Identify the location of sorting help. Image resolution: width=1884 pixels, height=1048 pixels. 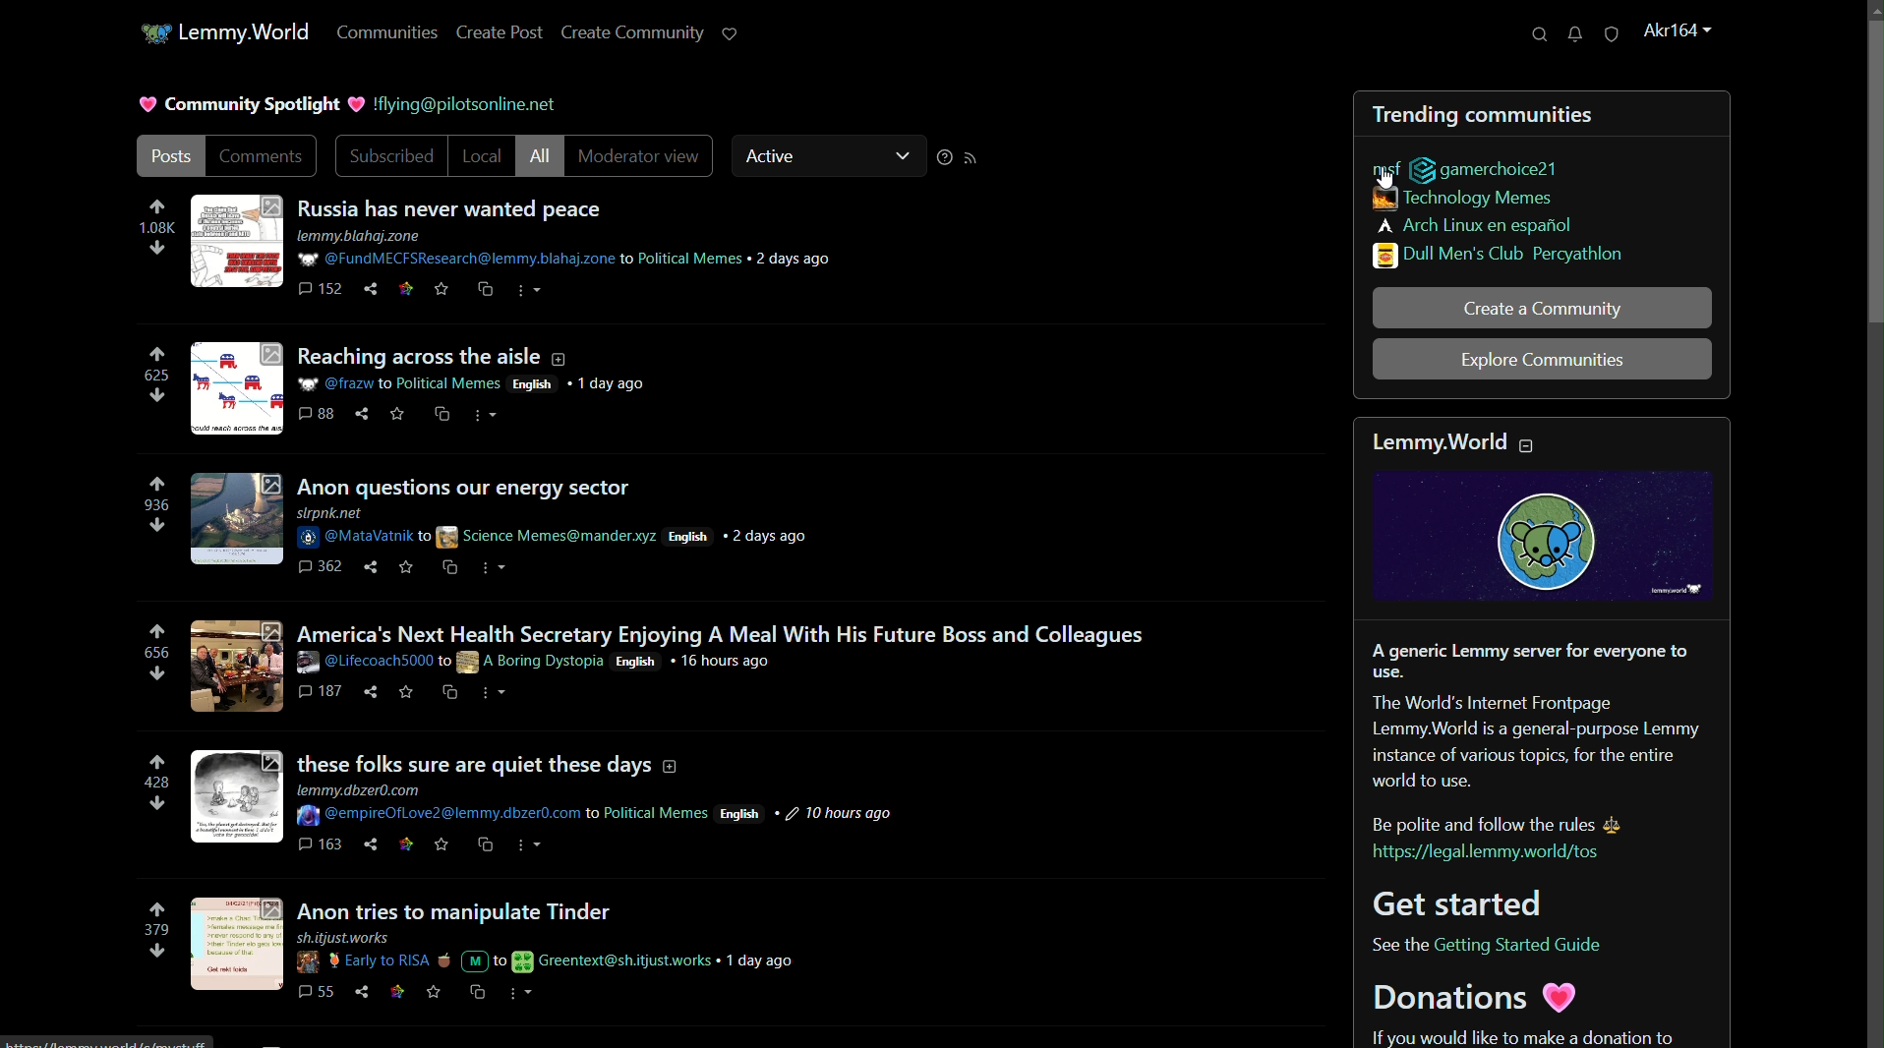
(941, 158).